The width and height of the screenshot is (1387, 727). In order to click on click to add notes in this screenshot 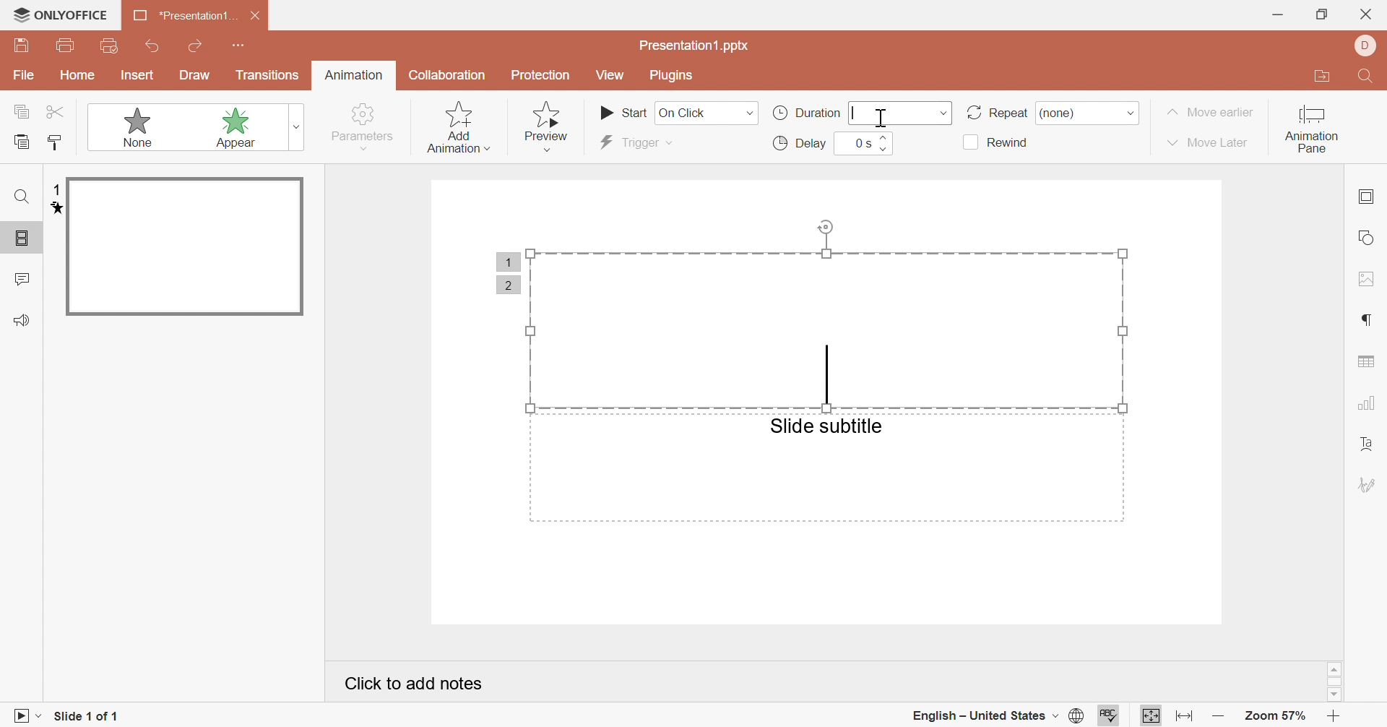, I will do `click(411, 681)`.